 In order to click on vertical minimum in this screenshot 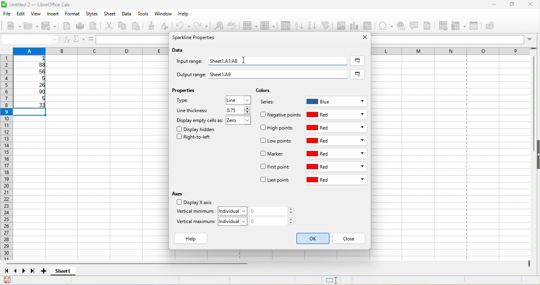, I will do `click(195, 212)`.